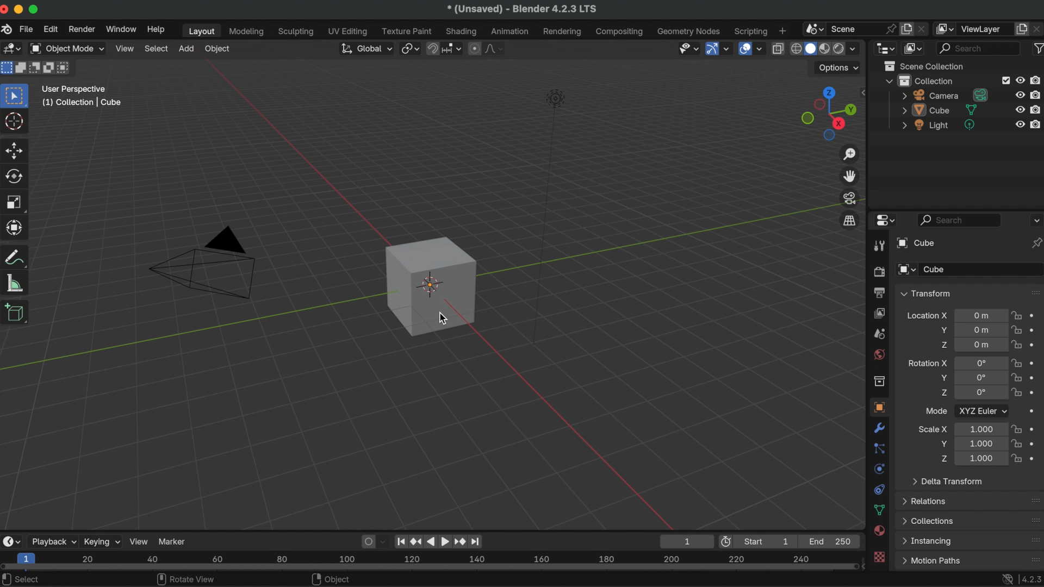 This screenshot has width=1044, height=587. What do you see at coordinates (936, 410) in the screenshot?
I see `Mode` at bounding box center [936, 410].